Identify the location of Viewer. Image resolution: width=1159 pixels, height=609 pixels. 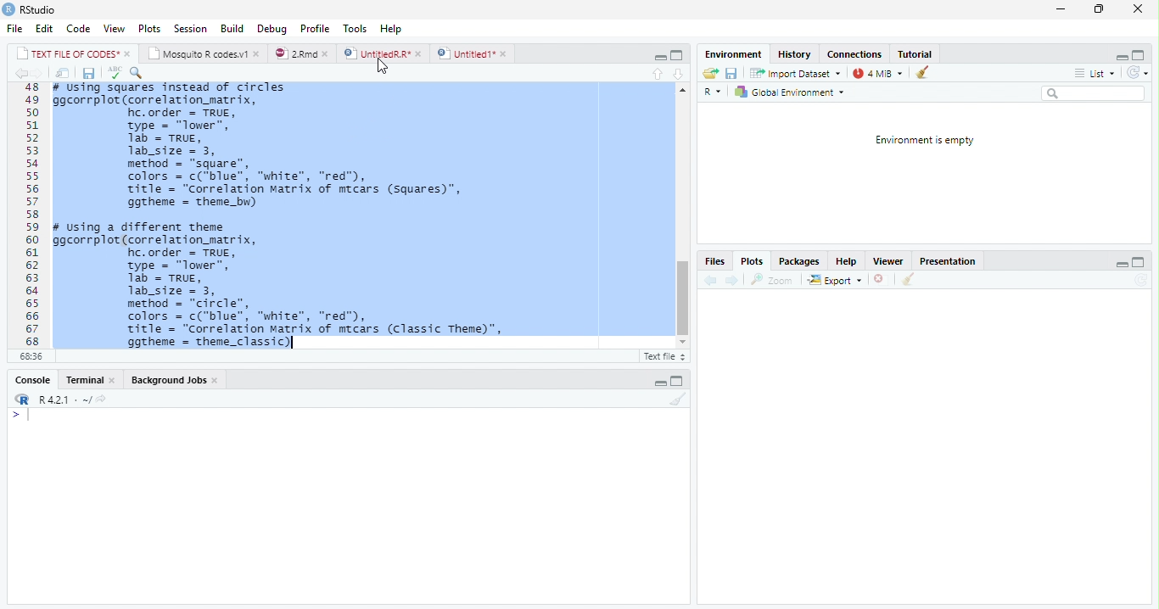
(889, 261).